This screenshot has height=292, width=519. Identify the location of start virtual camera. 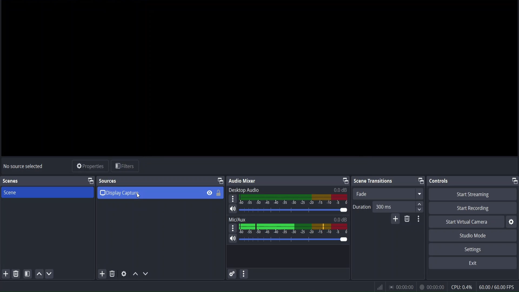
(467, 222).